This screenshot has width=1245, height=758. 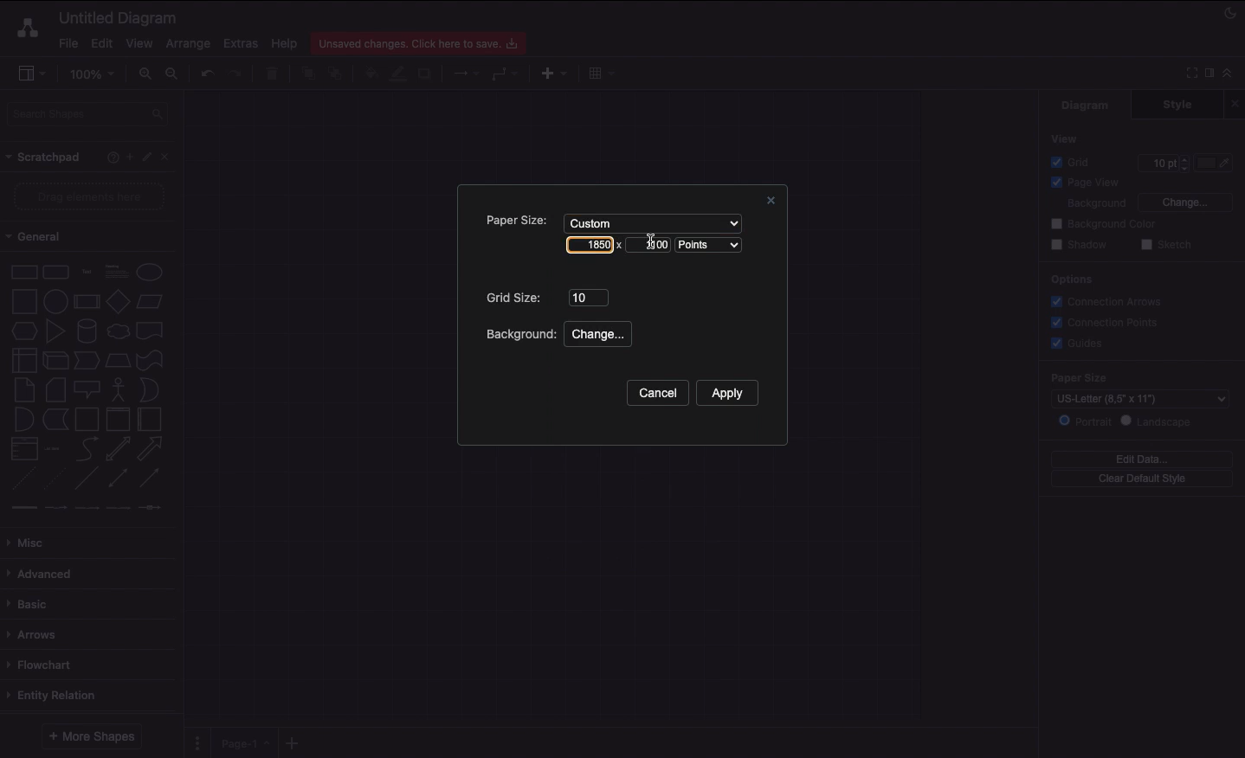 I want to click on Drag elements here, so click(x=92, y=196).